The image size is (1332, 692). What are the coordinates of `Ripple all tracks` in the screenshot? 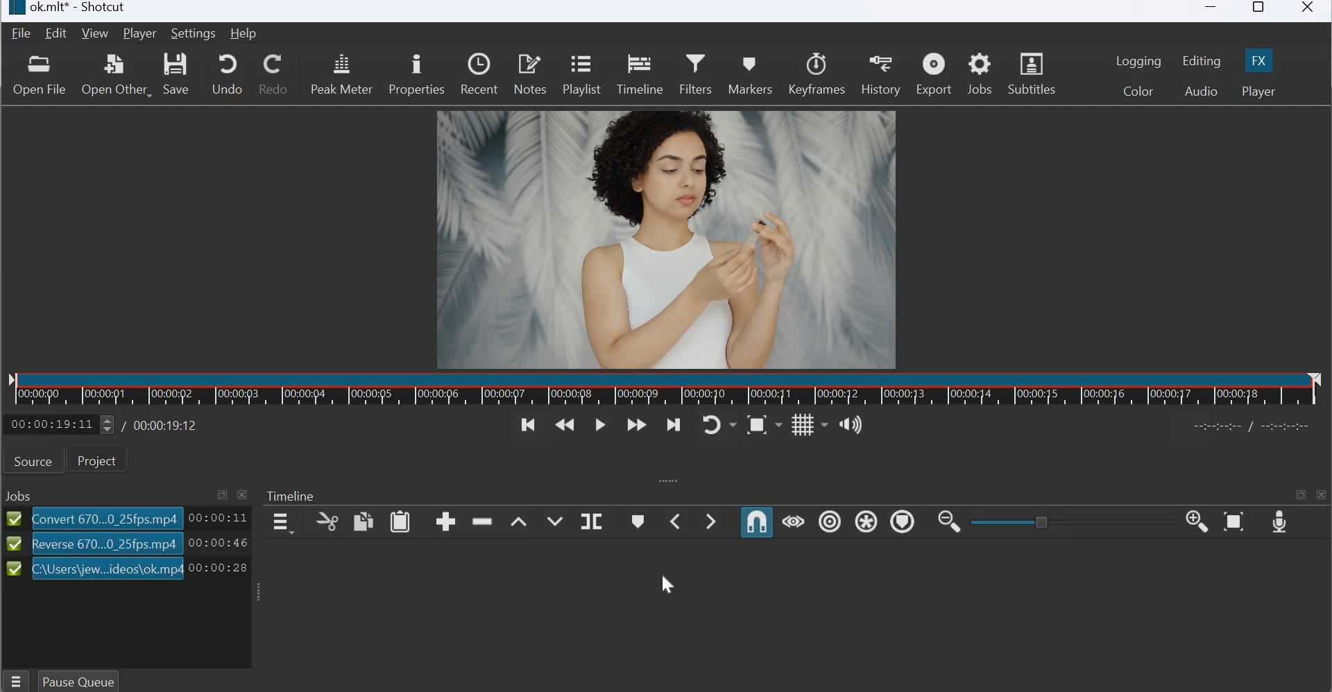 It's located at (864, 521).